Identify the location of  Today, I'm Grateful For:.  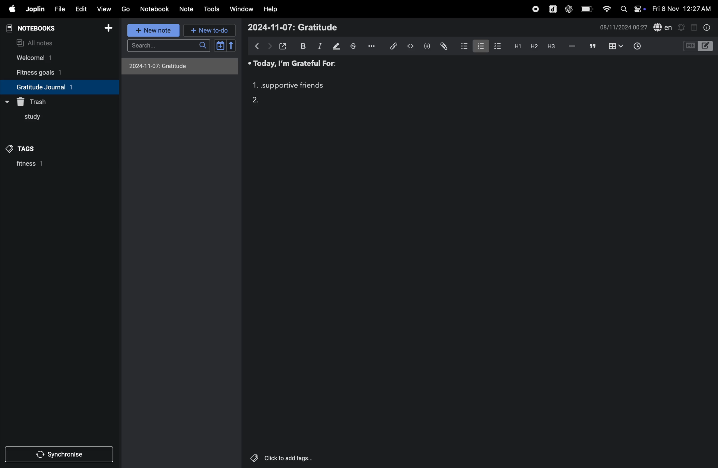
(290, 64).